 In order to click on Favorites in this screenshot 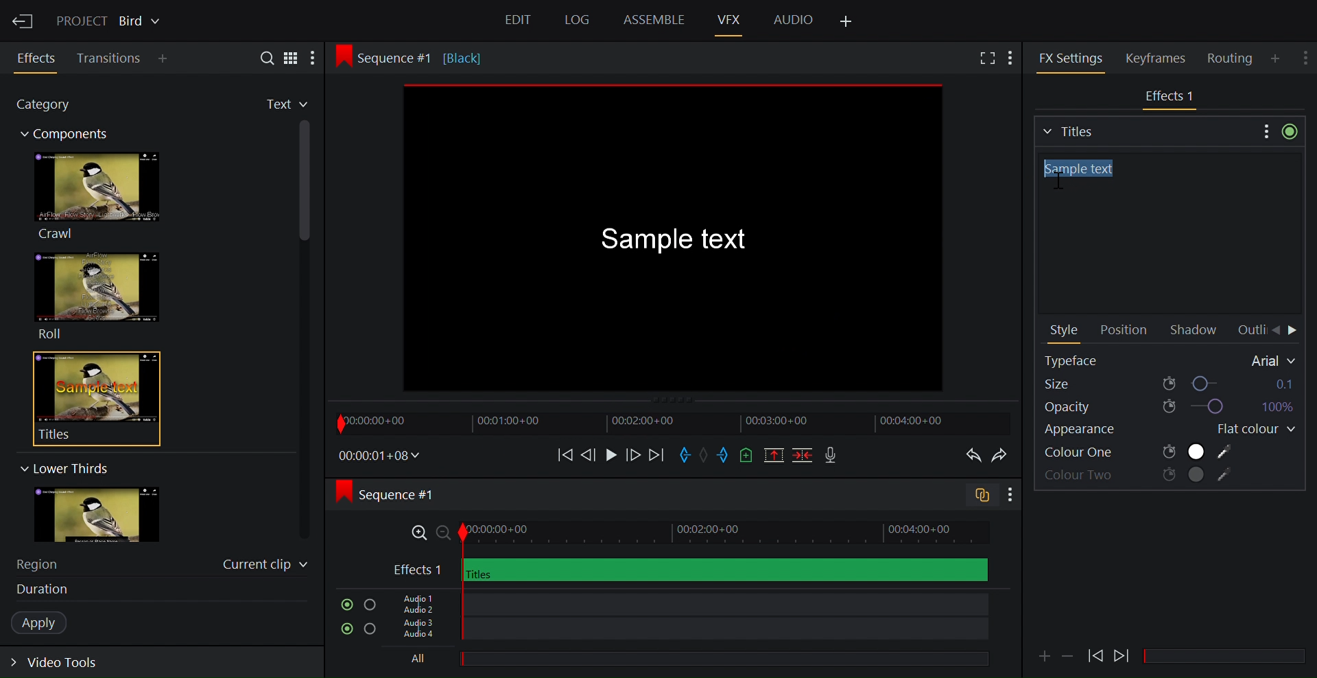, I will do `click(275, 105)`.